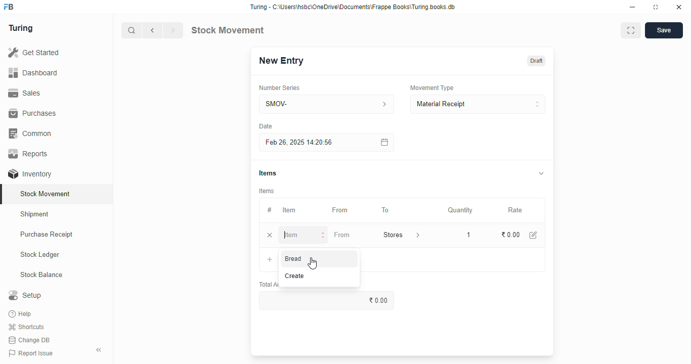  Describe the element at coordinates (35, 214) in the screenshot. I see `shipment` at that location.